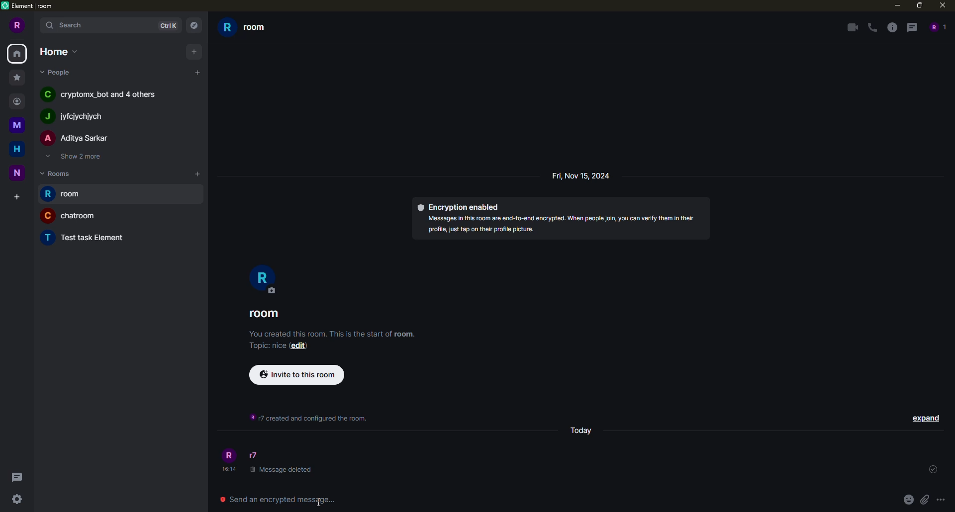  I want to click on attach, so click(924, 500).